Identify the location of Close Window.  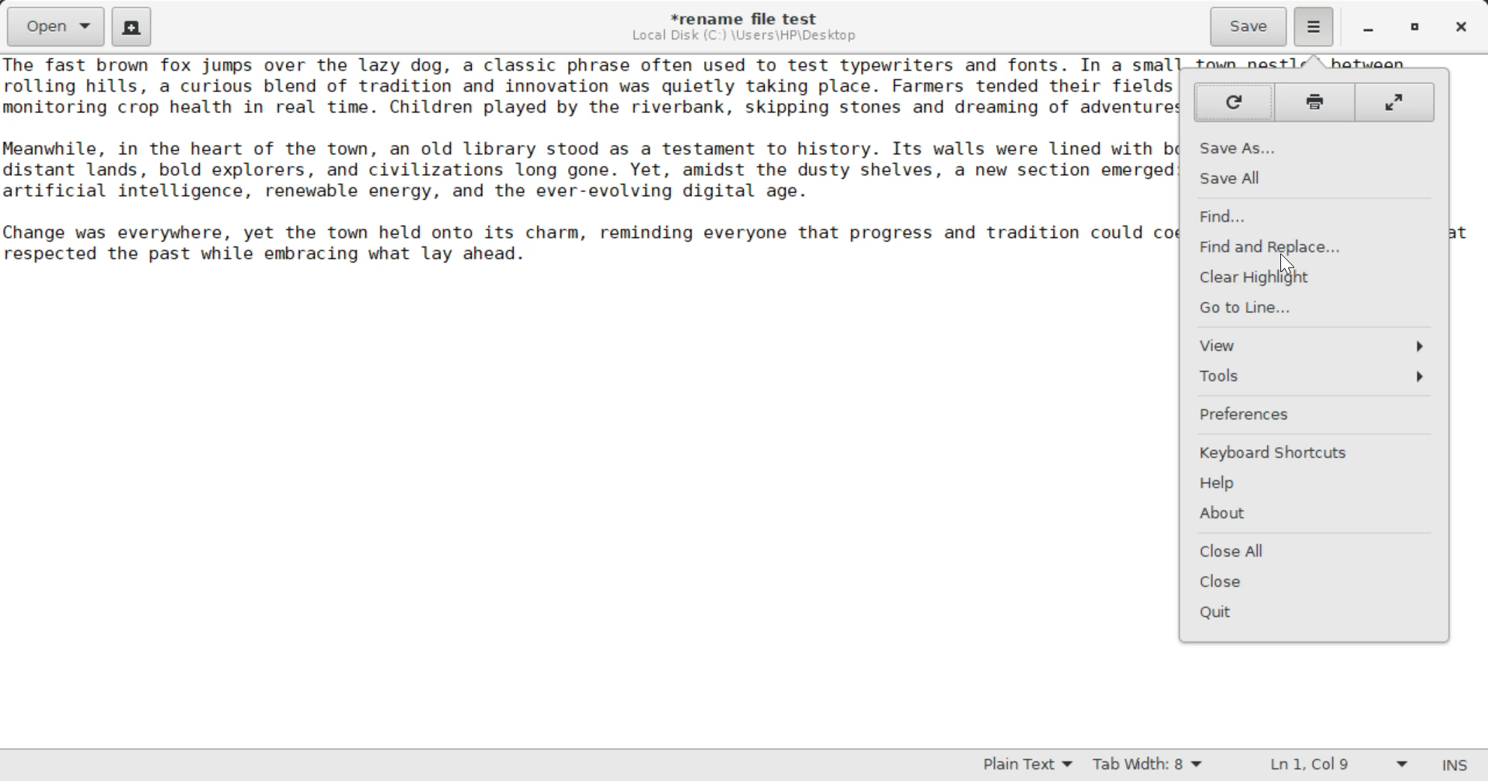
(1459, 26).